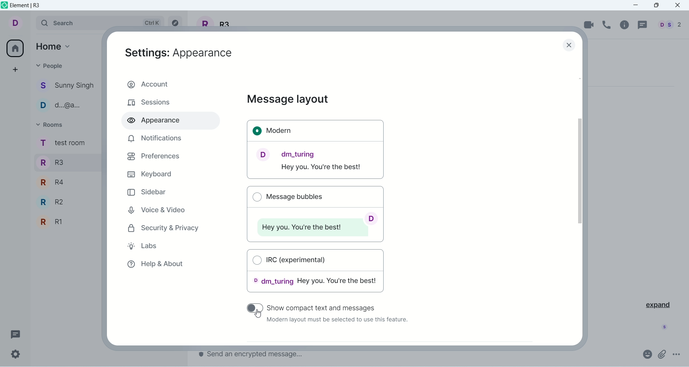 The width and height of the screenshot is (689, 367). Describe the element at coordinates (656, 6) in the screenshot. I see `maximize` at that location.